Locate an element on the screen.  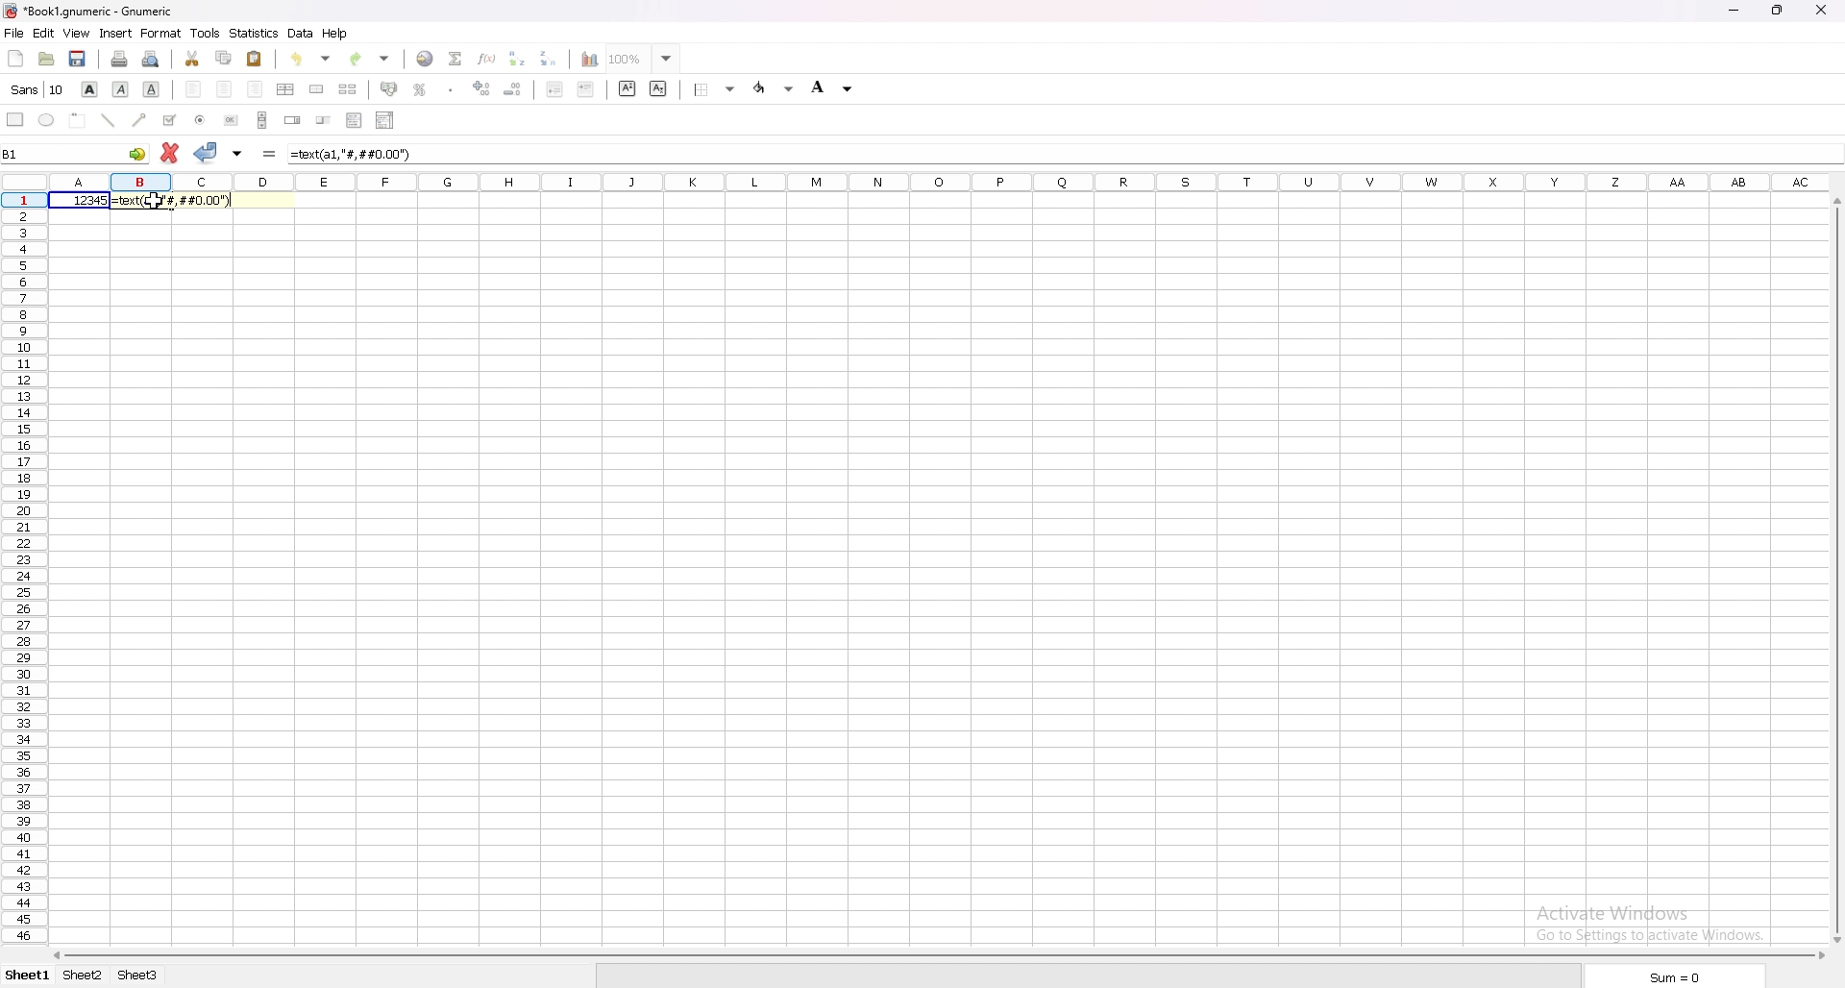
cancel changes is located at coordinates (170, 152).